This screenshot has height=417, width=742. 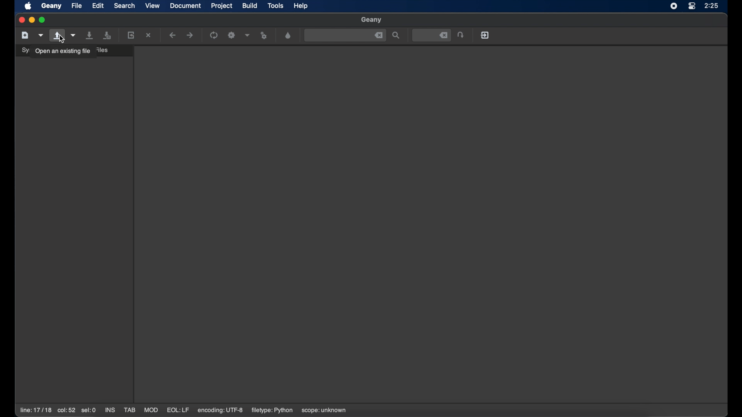 What do you see at coordinates (462, 35) in the screenshot?
I see `jump the entered line number` at bounding box center [462, 35].